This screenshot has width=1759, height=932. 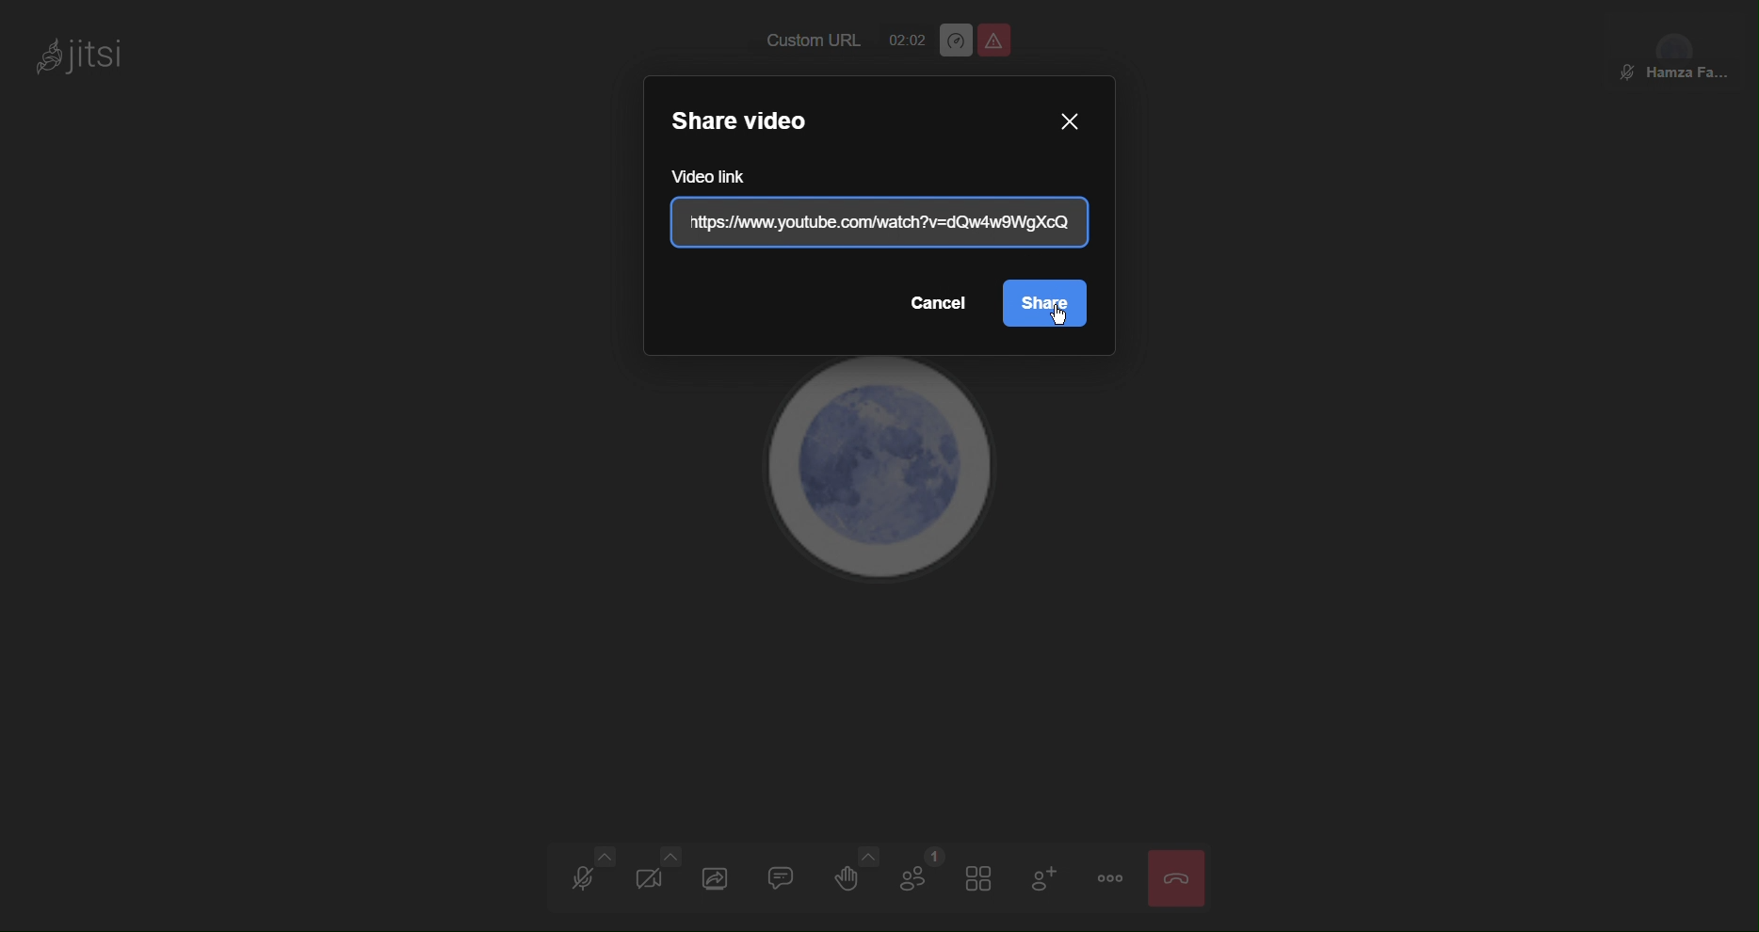 What do you see at coordinates (904, 40) in the screenshot?
I see `TImer` at bounding box center [904, 40].